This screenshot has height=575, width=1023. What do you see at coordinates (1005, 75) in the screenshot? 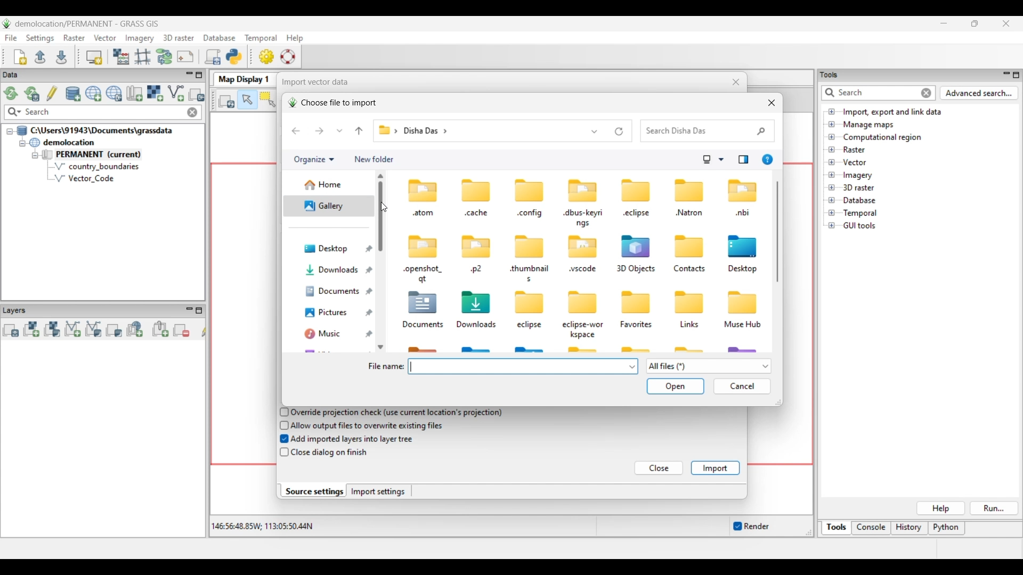
I see `Minimize Tools panel` at bounding box center [1005, 75].